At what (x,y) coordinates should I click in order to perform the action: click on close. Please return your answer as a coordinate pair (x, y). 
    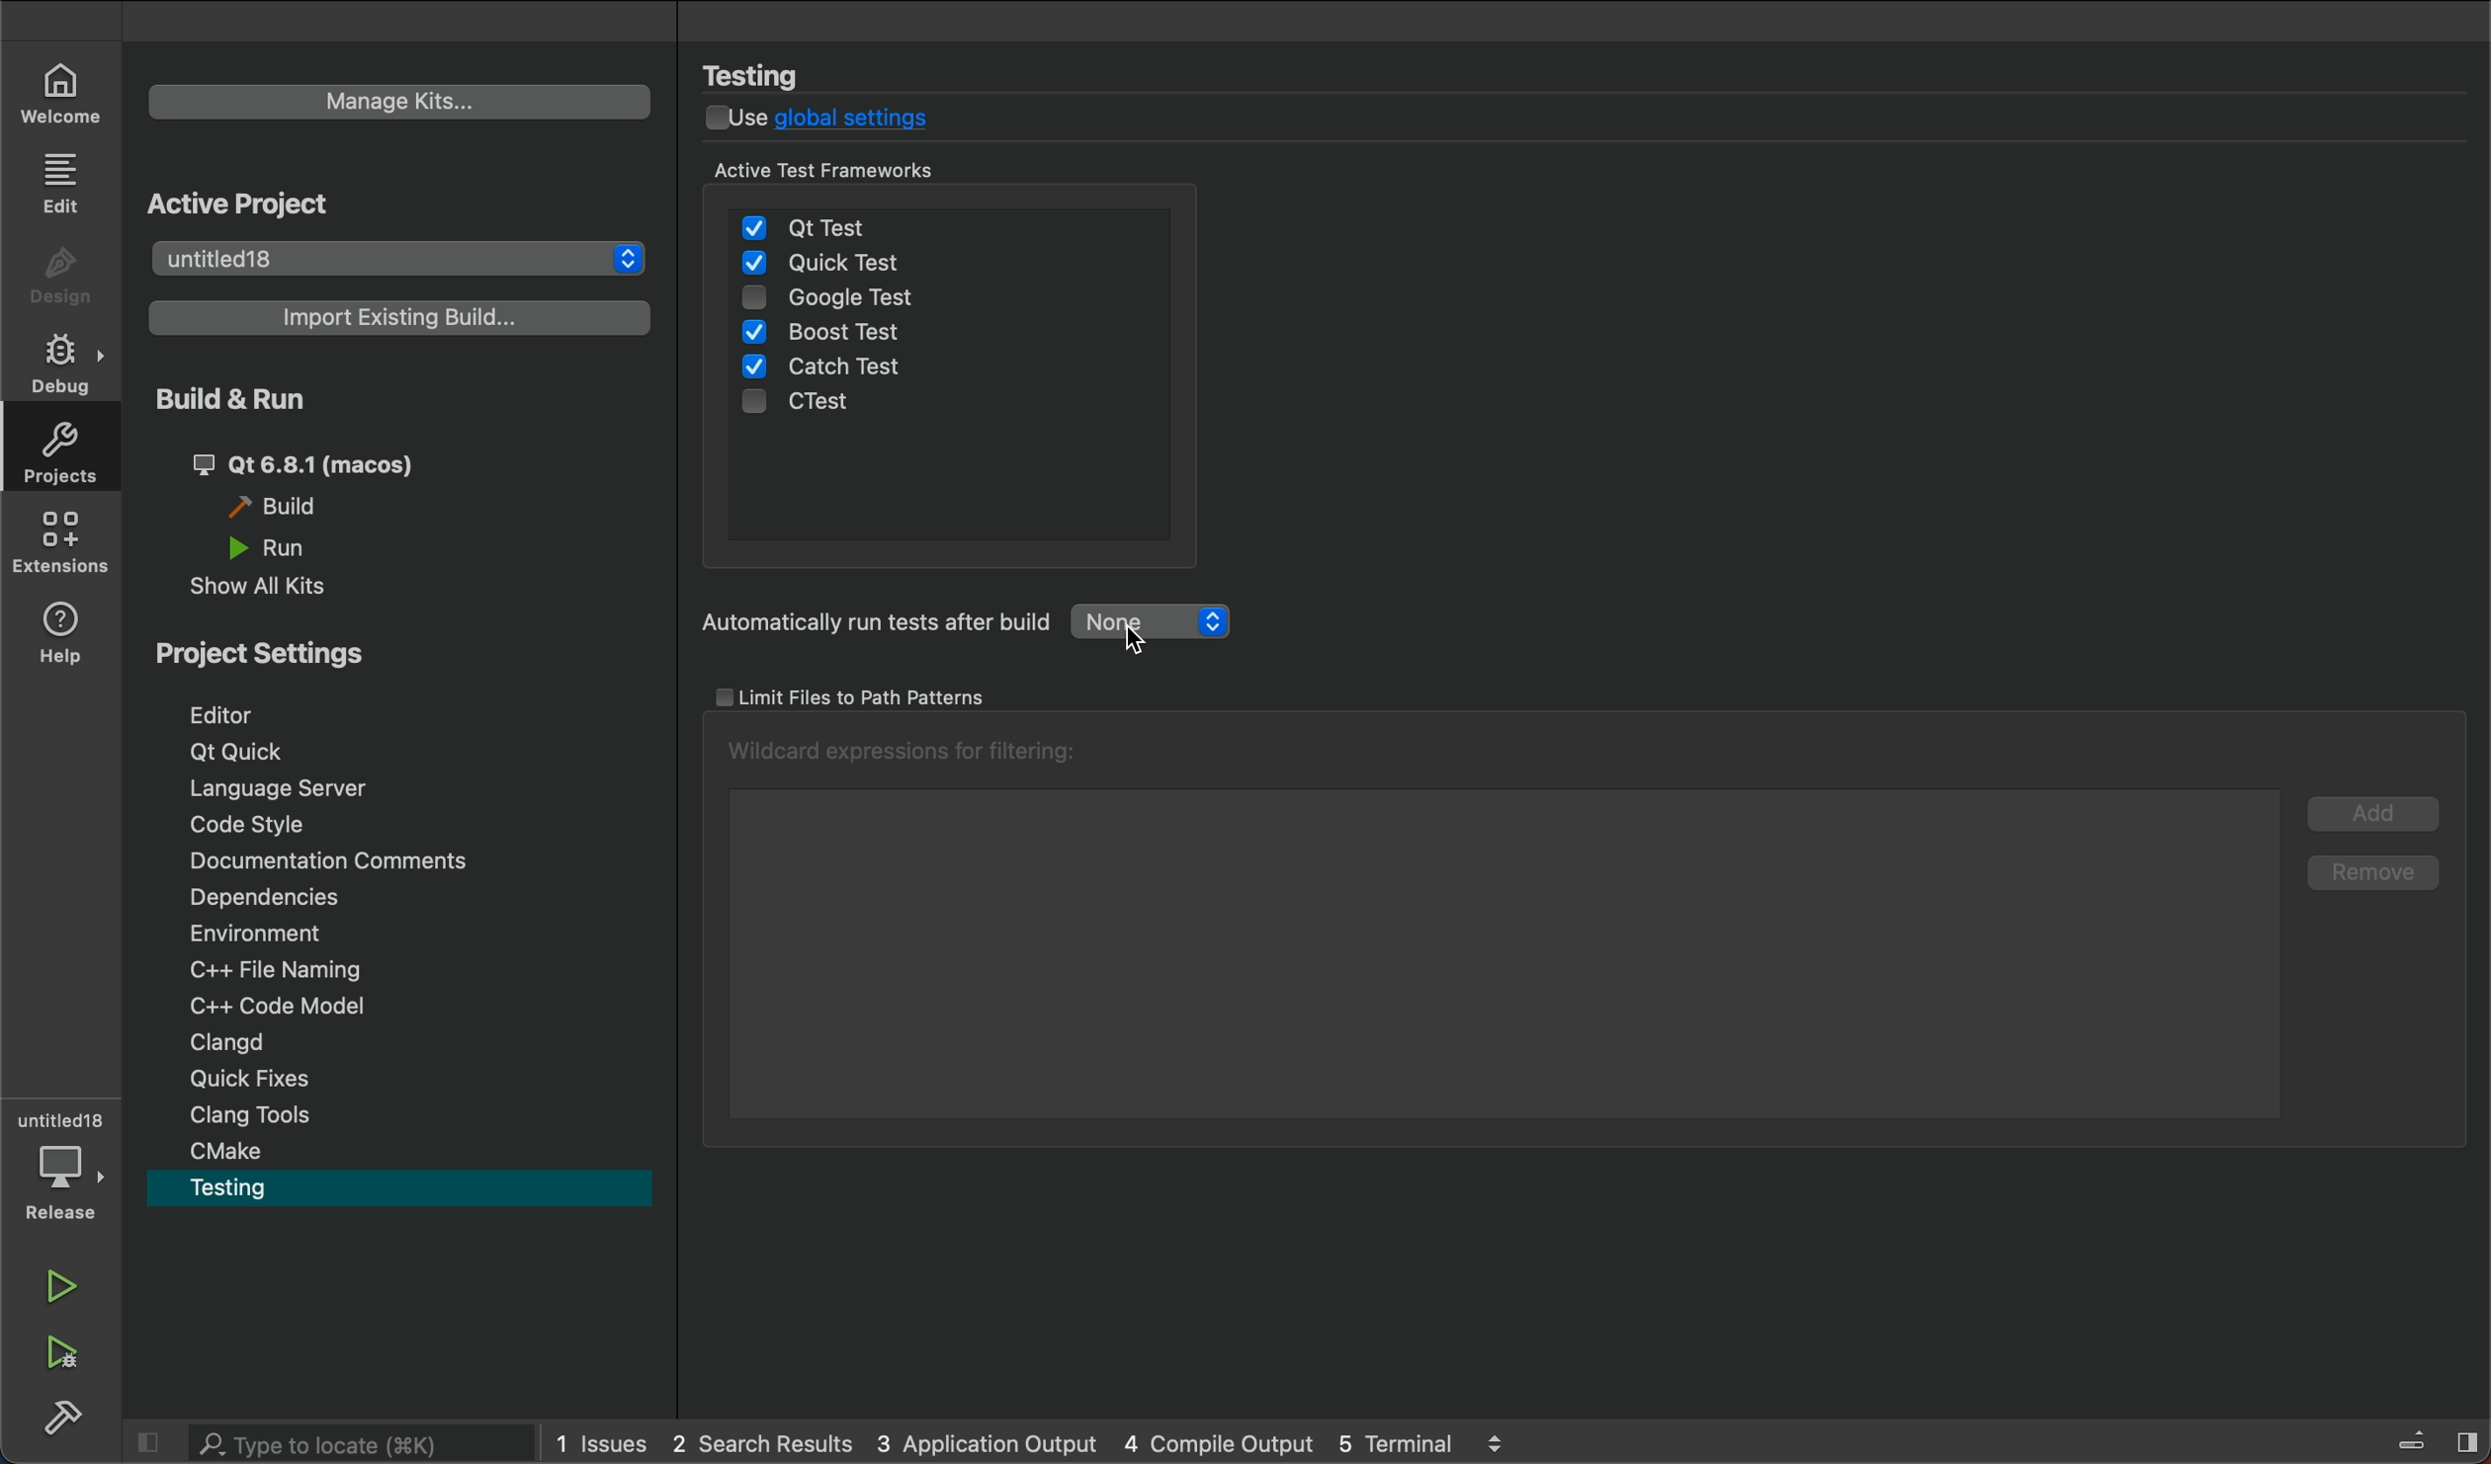
    Looking at the image, I should click on (147, 1442).